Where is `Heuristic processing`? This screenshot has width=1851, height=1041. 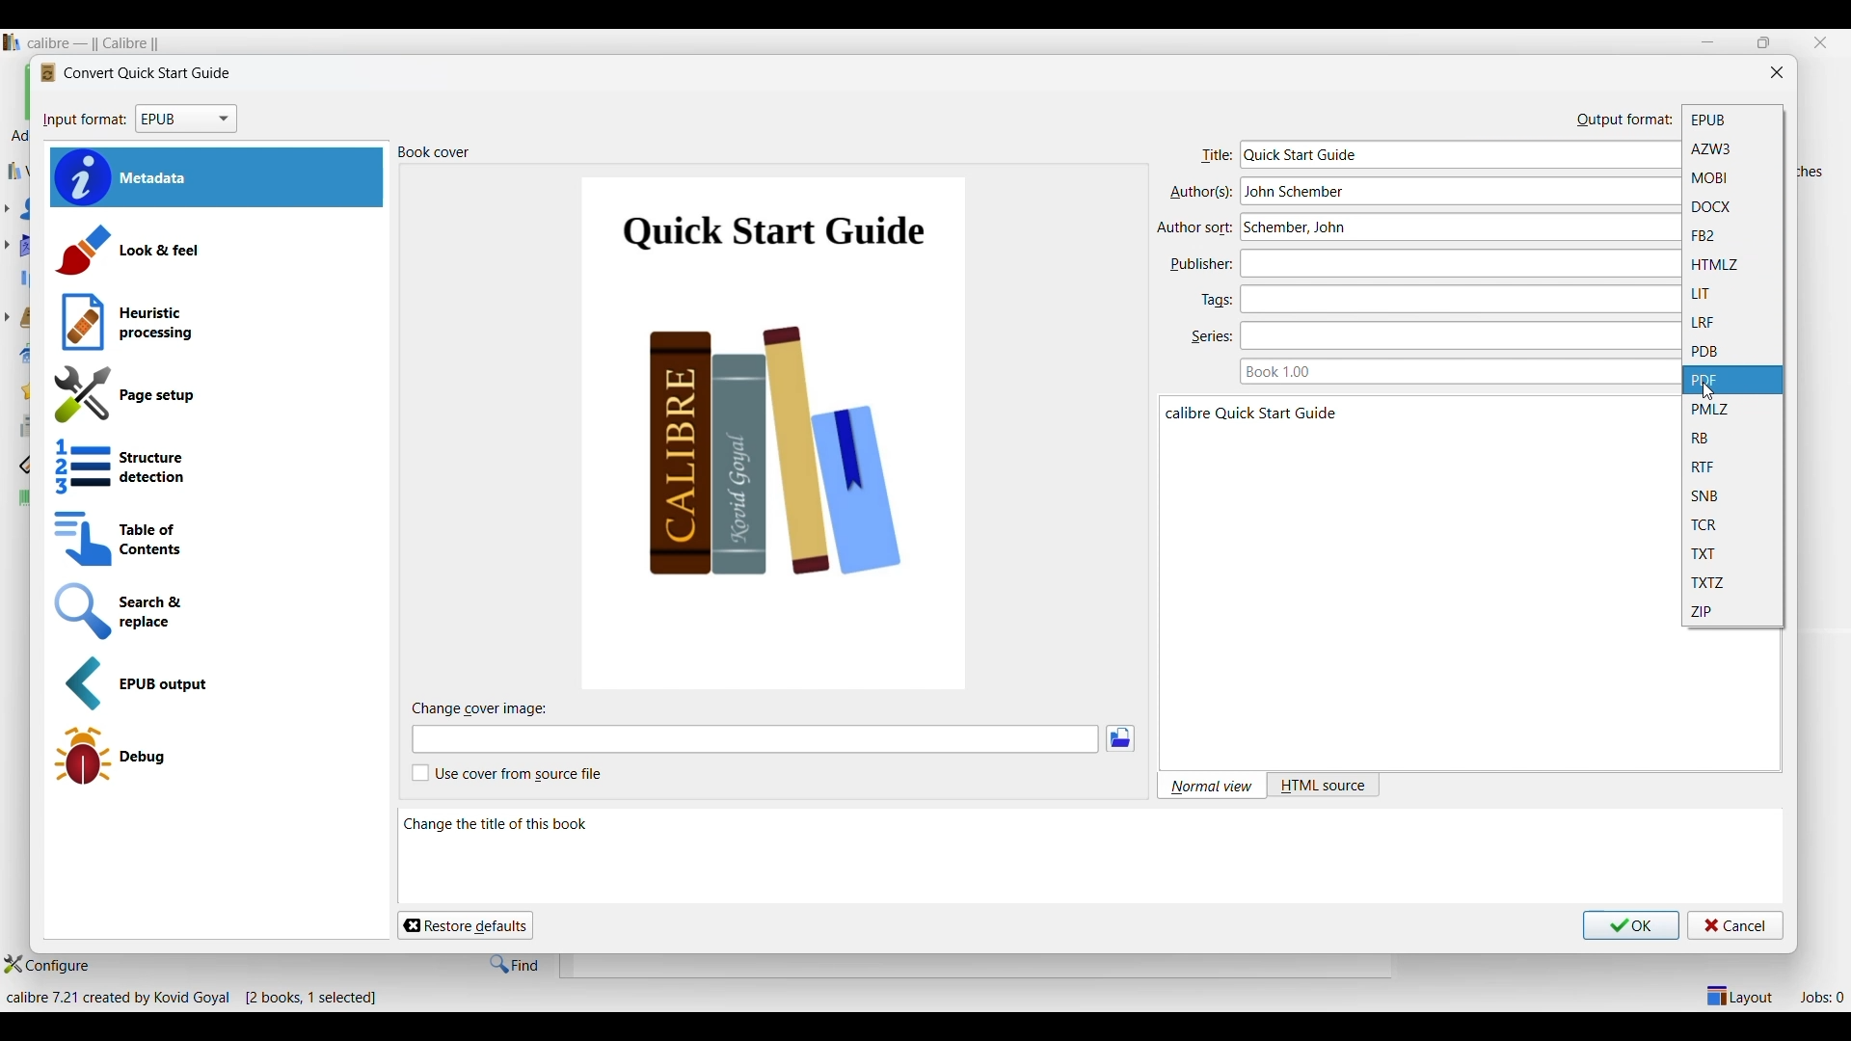 Heuristic processing is located at coordinates (220, 321).